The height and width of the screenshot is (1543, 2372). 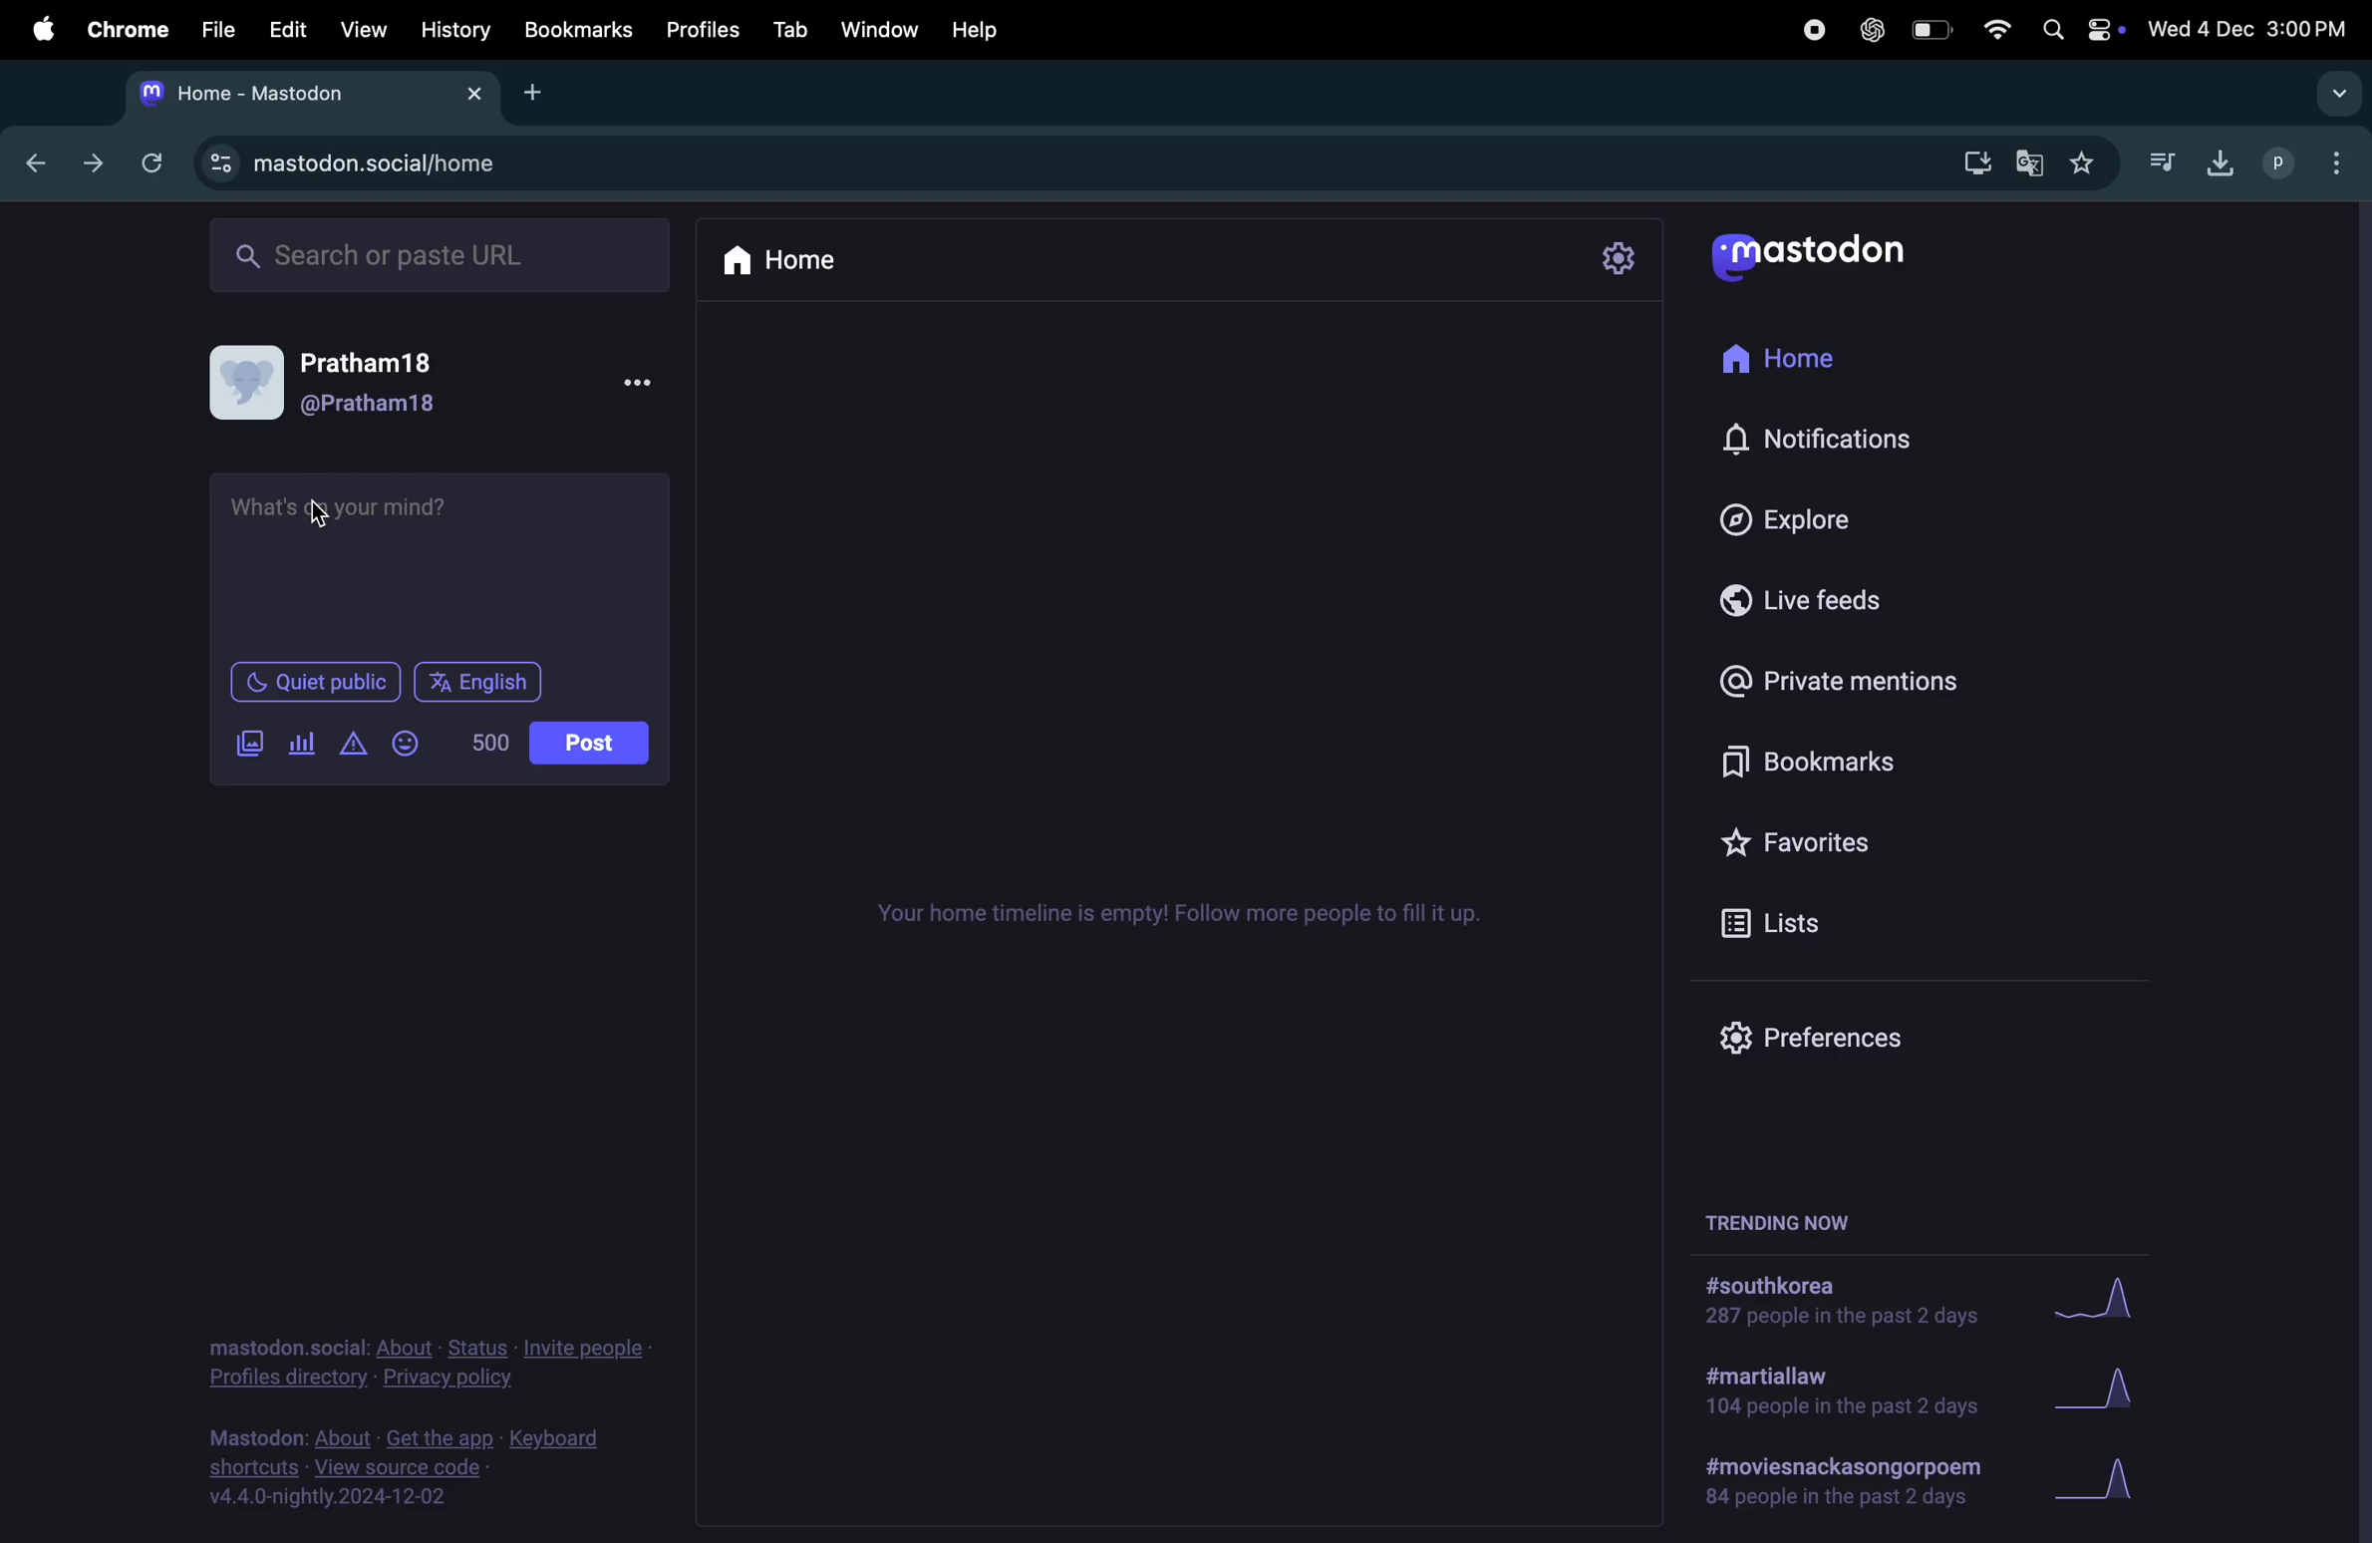 I want to click on record, so click(x=1814, y=31).